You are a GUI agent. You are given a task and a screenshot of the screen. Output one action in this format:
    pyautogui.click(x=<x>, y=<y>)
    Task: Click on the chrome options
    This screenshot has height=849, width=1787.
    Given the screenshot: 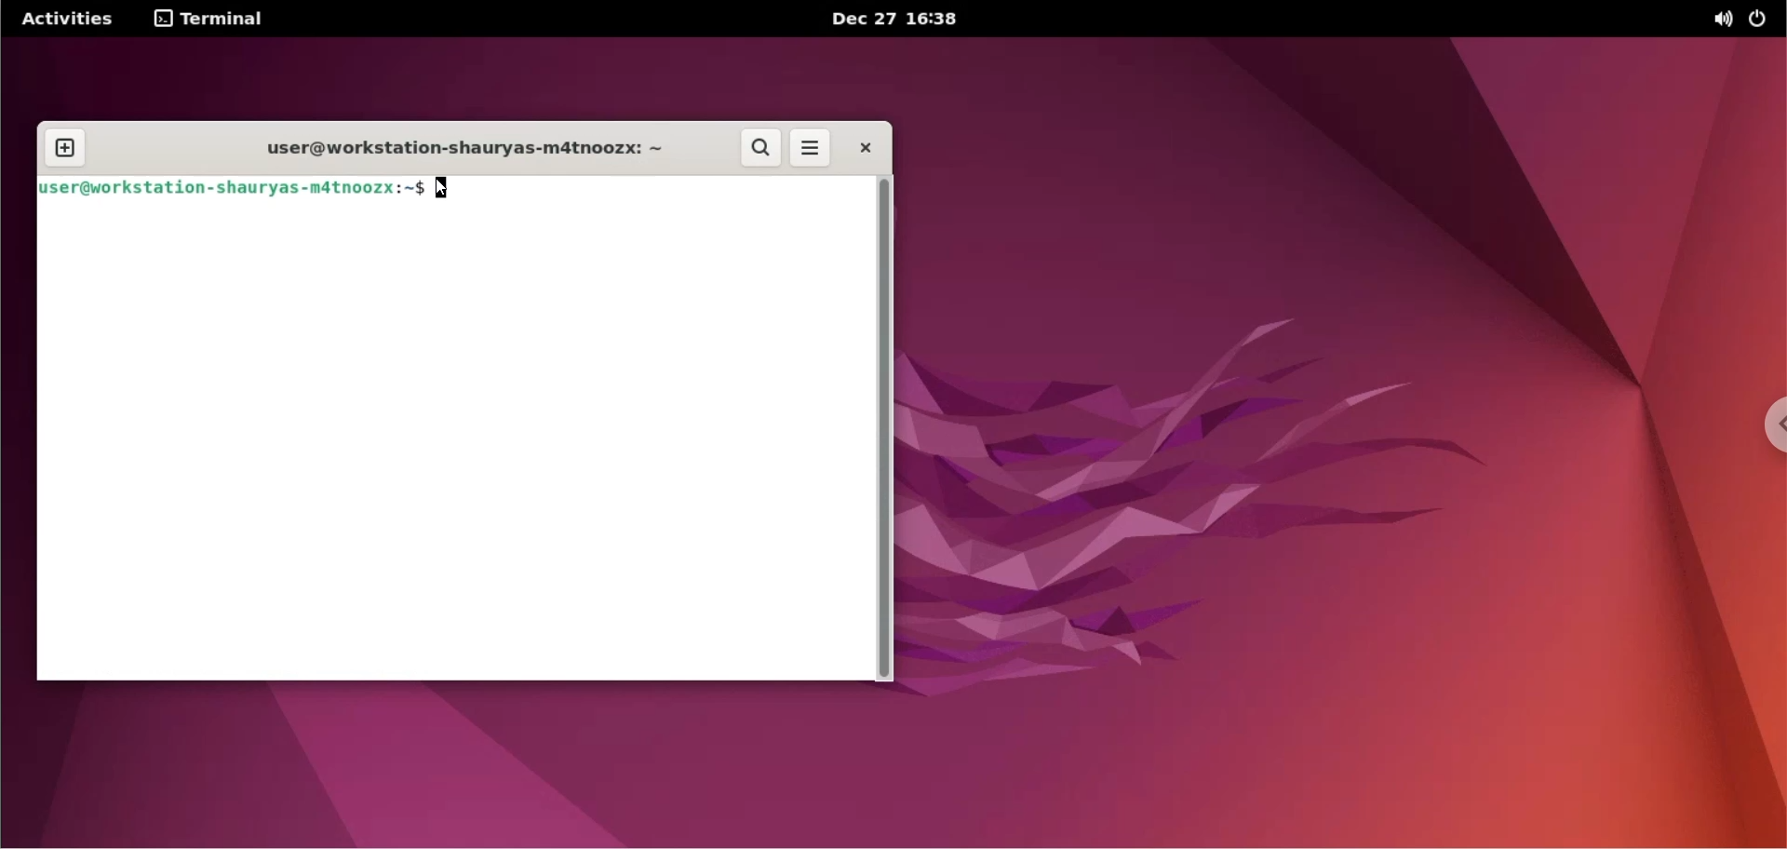 What is the action you would take?
    pyautogui.click(x=1776, y=425)
    